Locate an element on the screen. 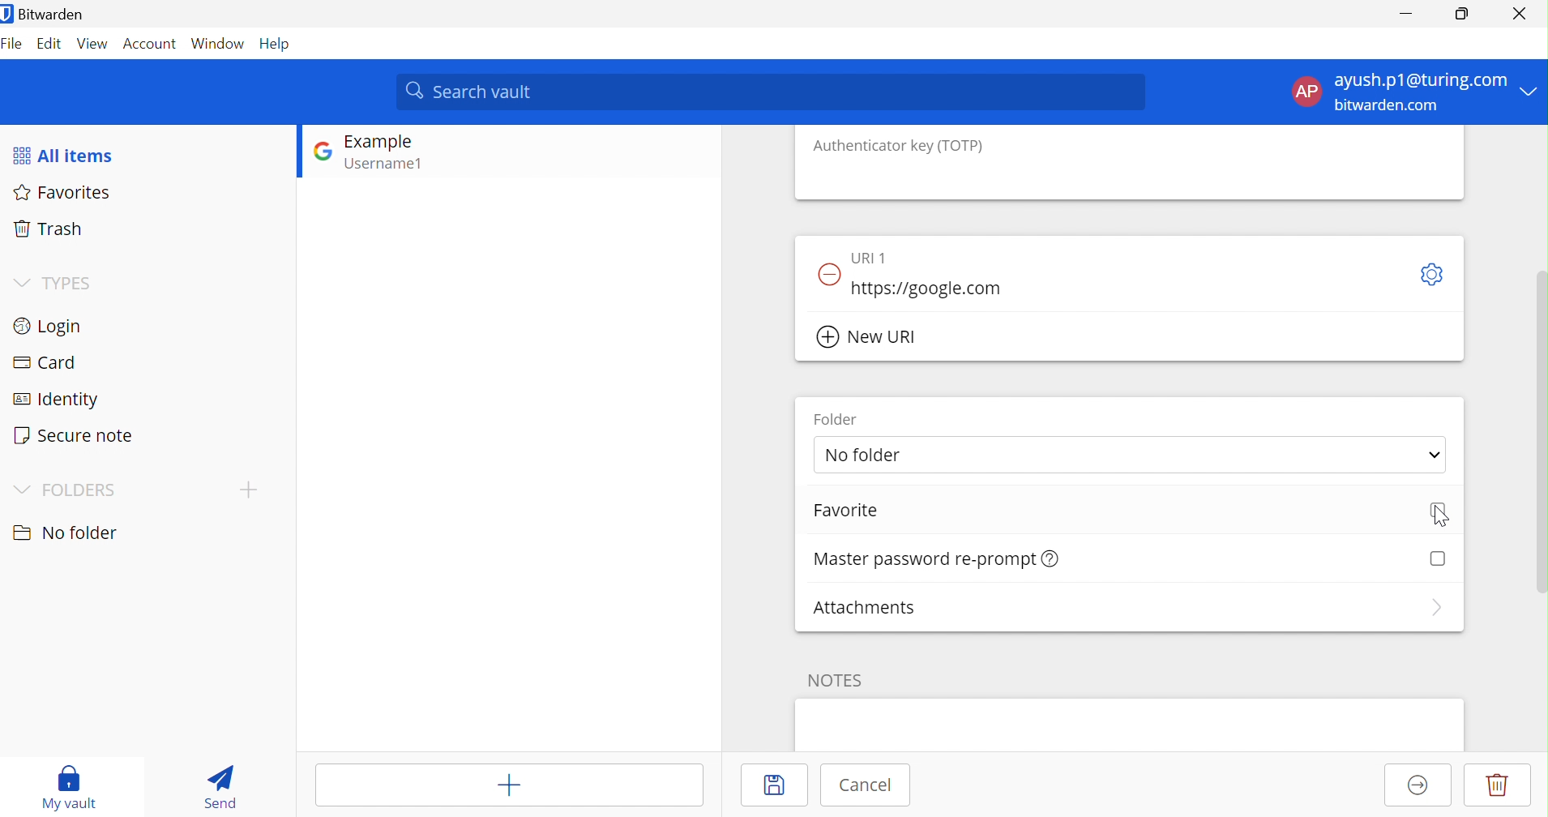  Account is located at coordinates (149, 43).